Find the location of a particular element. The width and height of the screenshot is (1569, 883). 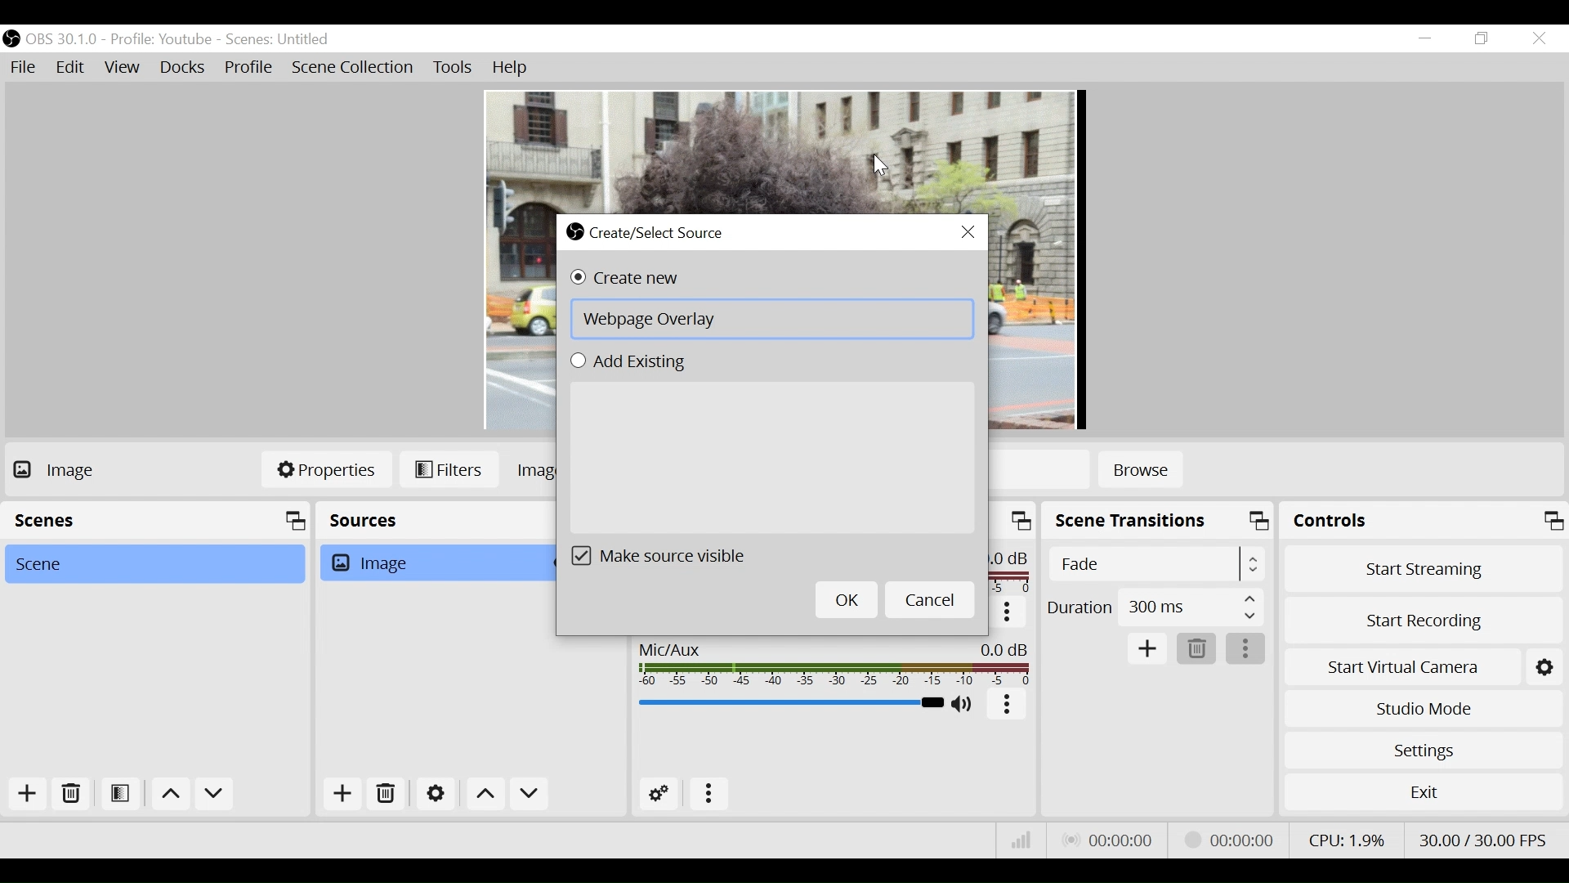

Restore is located at coordinates (1485, 39).